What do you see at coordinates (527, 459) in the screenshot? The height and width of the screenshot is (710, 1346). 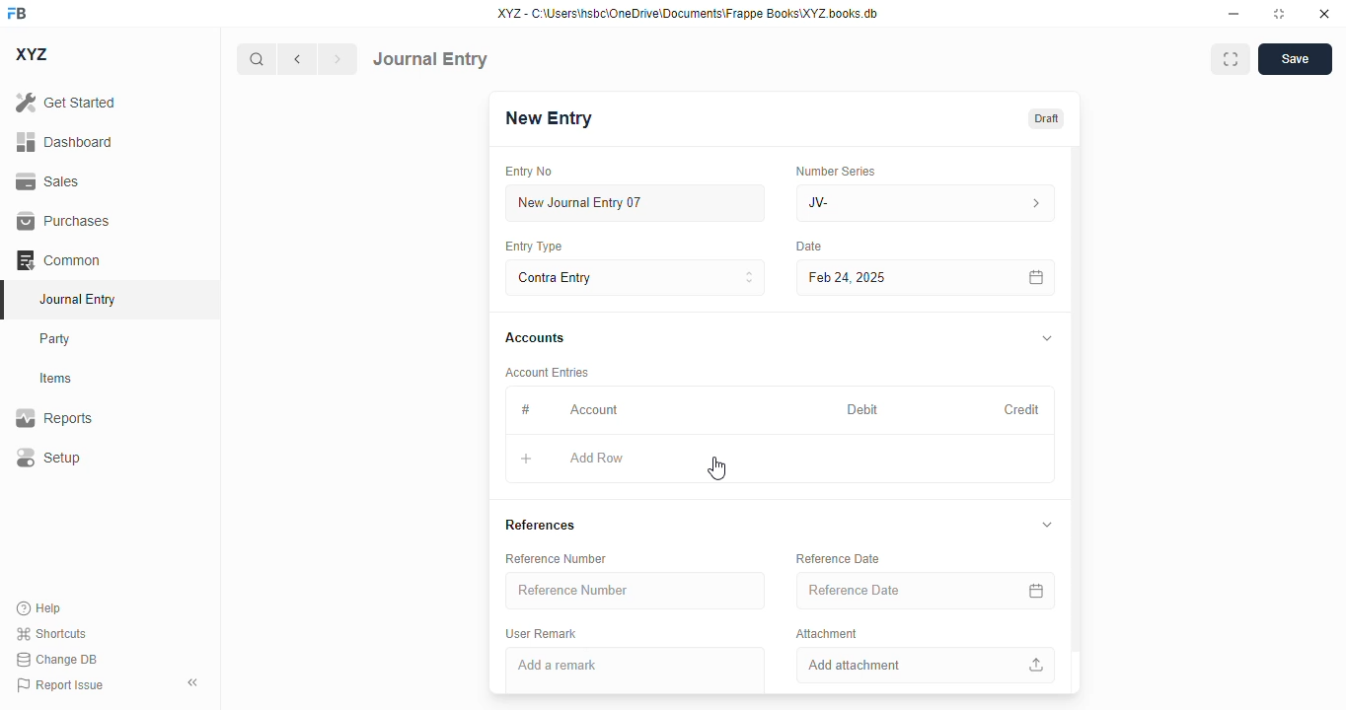 I see `add button` at bounding box center [527, 459].